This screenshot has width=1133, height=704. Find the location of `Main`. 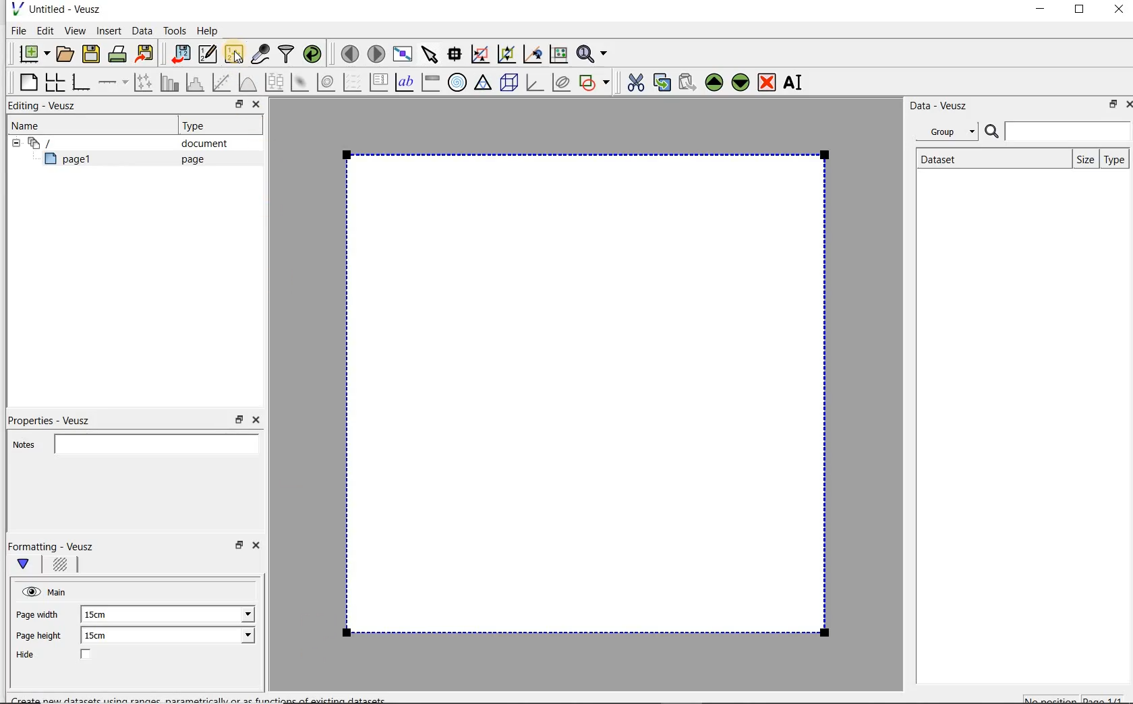

Main is located at coordinates (59, 591).